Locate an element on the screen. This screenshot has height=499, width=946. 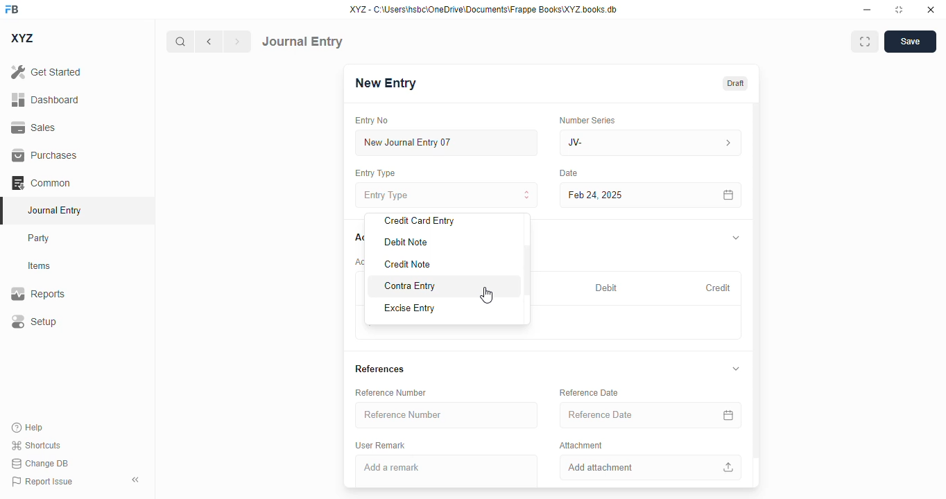
attachment is located at coordinates (581, 445).